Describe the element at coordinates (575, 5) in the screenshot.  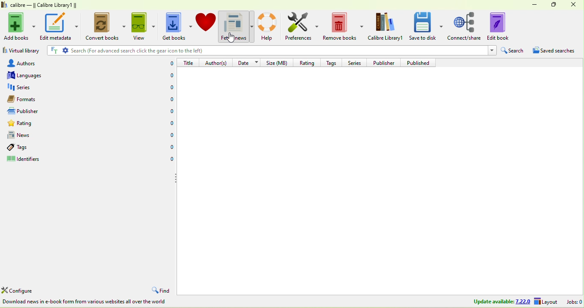
I see `close` at that location.